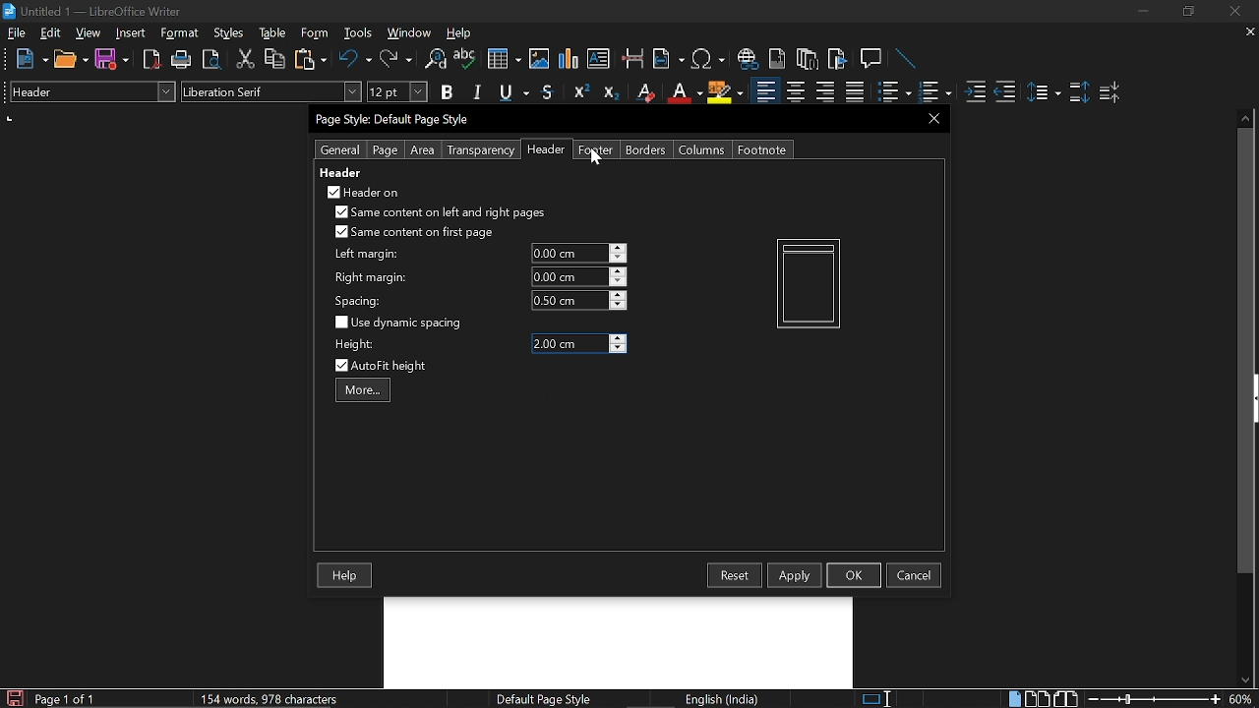 The image size is (1259, 708). I want to click on Open, so click(71, 60).